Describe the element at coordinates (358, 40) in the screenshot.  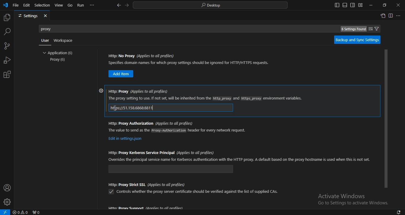
I see `backup and sync settings` at that location.